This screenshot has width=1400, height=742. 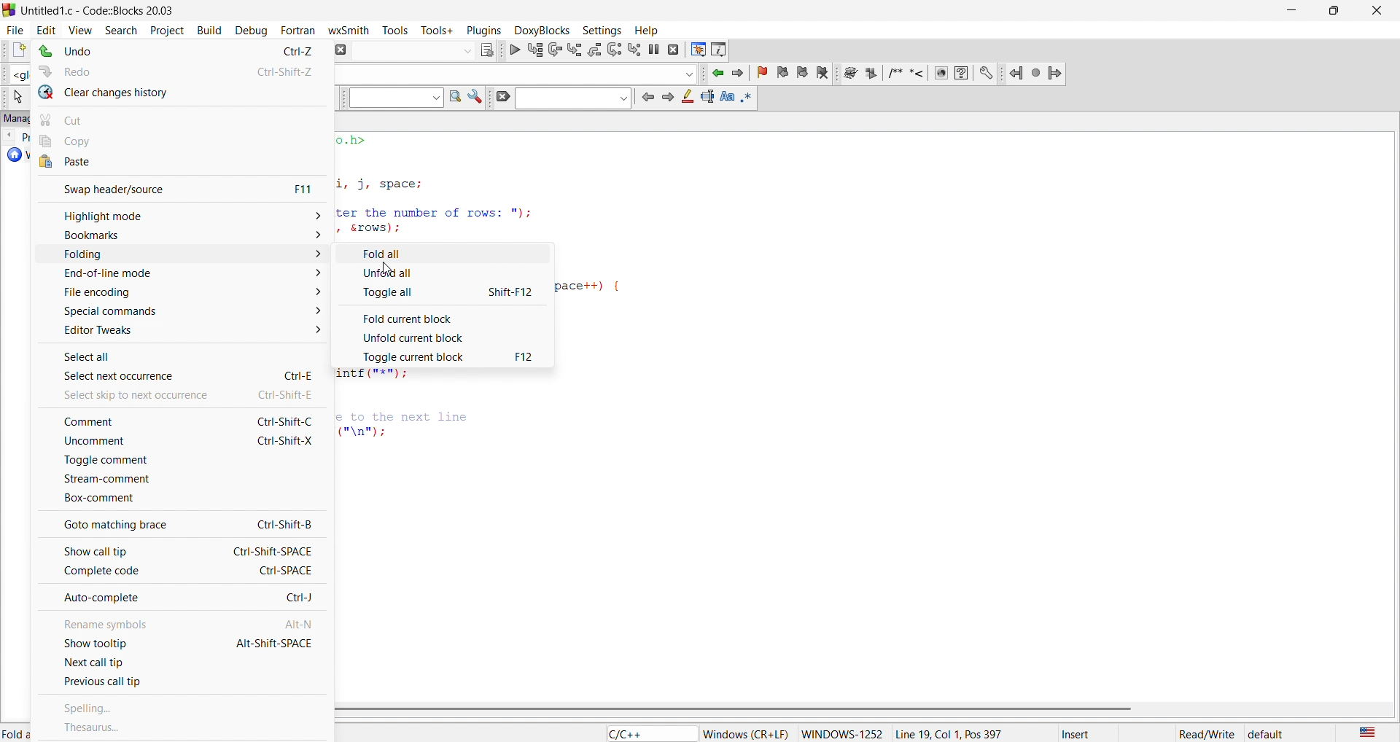 I want to click on file encoding, so click(x=178, y=293).